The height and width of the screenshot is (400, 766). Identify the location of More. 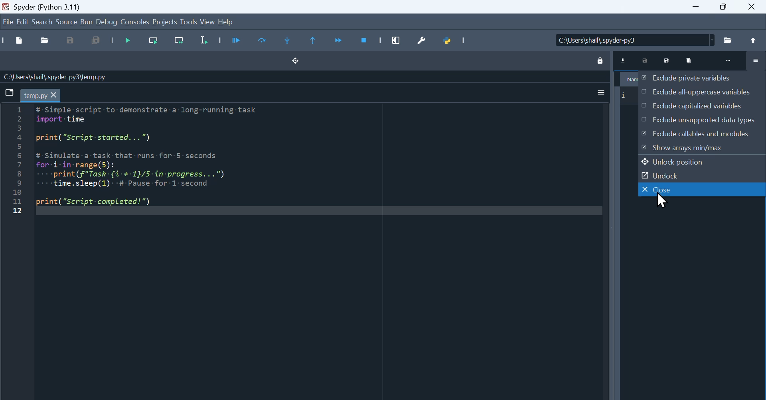
(728, 60).